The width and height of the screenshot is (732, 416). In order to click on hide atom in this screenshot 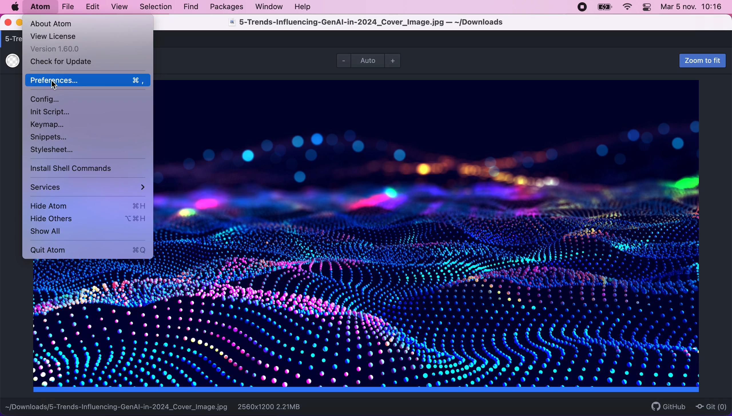, I will do `click(86, 205)`.